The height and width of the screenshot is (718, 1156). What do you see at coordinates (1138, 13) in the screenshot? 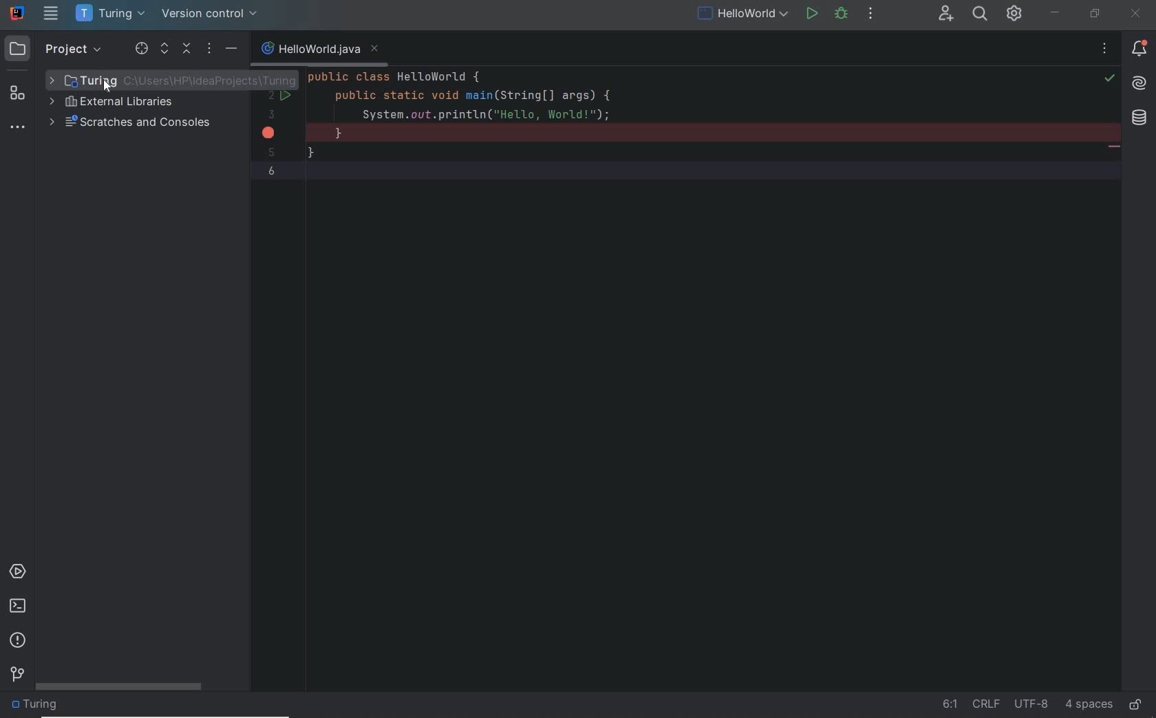
I see `CLOSE` at bounding box center [1138, 13].